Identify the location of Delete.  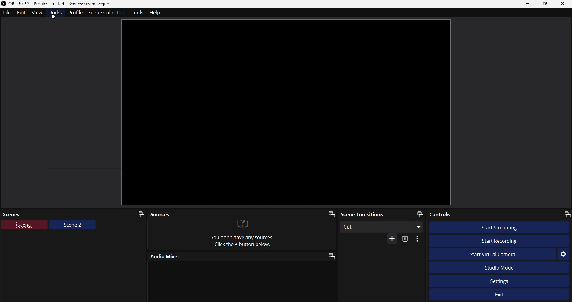
(406, 239).